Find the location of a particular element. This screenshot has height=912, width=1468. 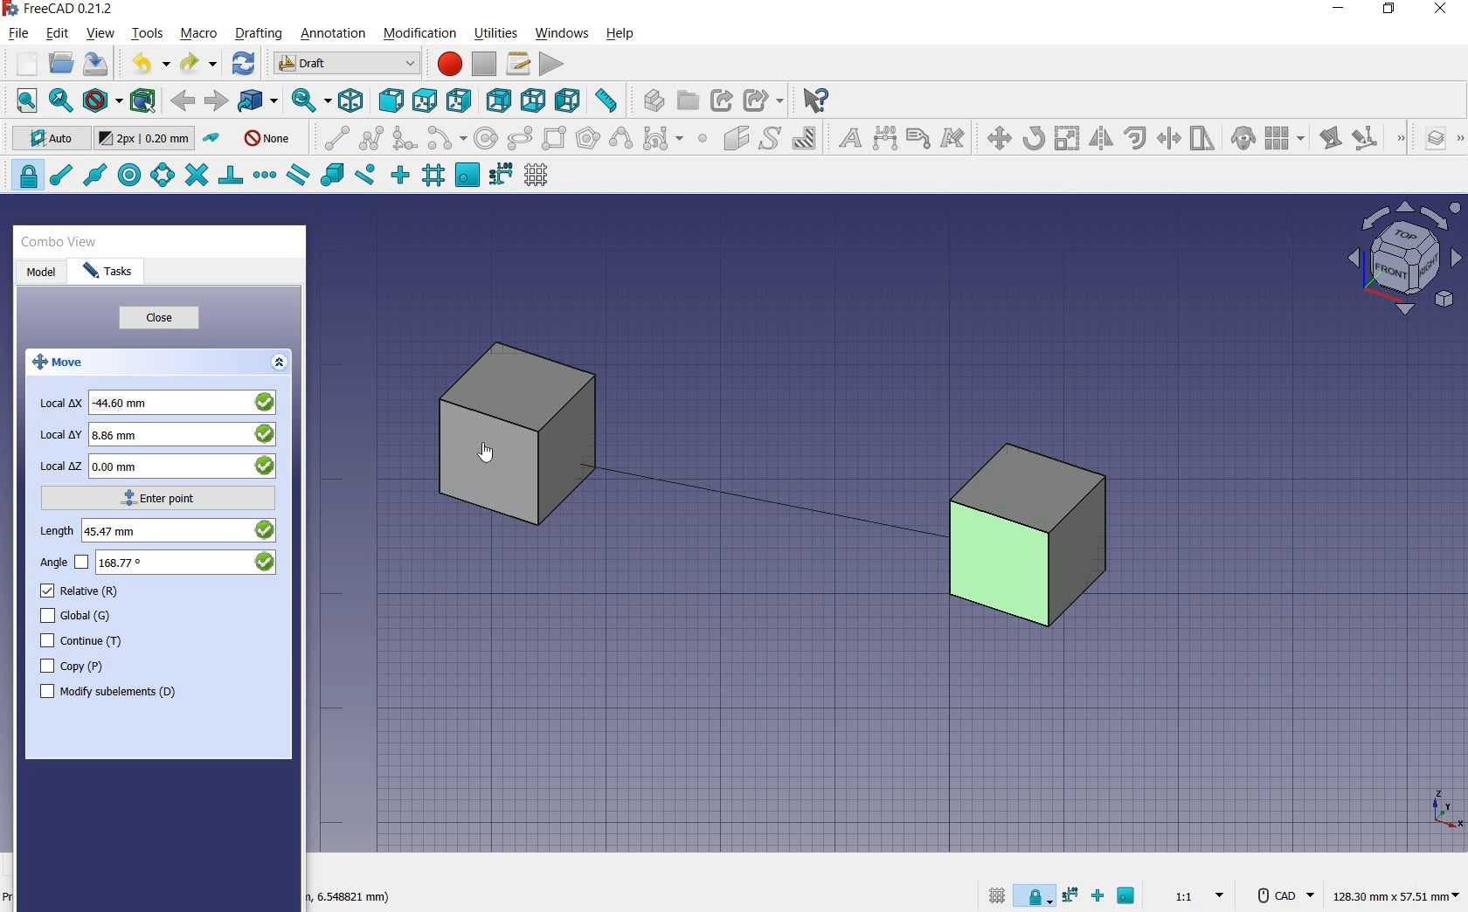

snap extension is located at coordinates (265, 176).